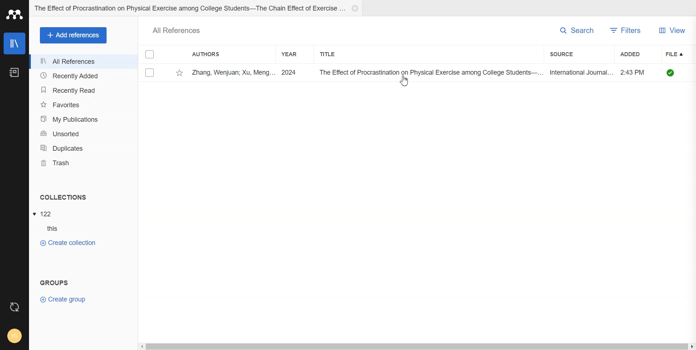 This screenshot has height=350, width=696. What do you see at coordinates (150, 74) in the screenshot?
I see `Check box` at bounding box center [150, 74].